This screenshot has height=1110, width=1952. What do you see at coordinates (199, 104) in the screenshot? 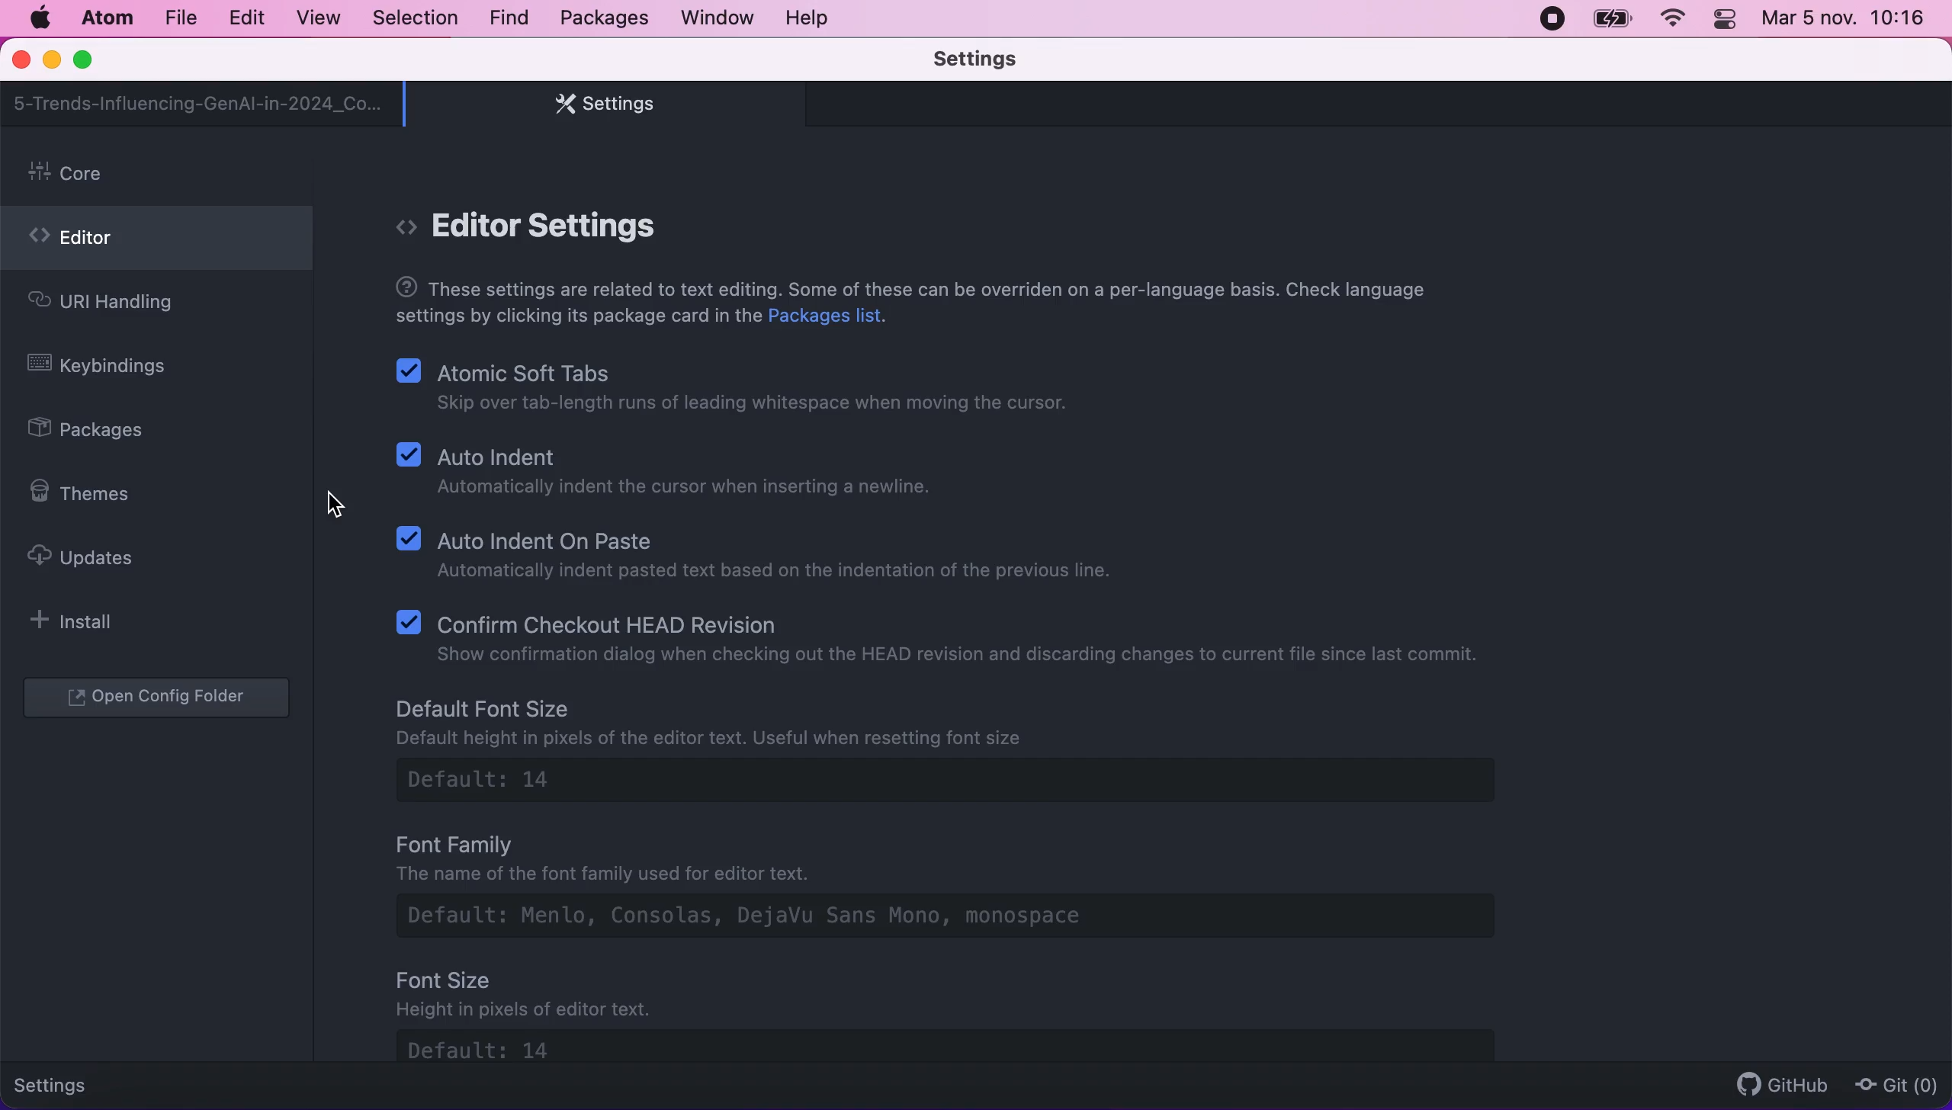
I see `tab` at bounding box center [199, 104].